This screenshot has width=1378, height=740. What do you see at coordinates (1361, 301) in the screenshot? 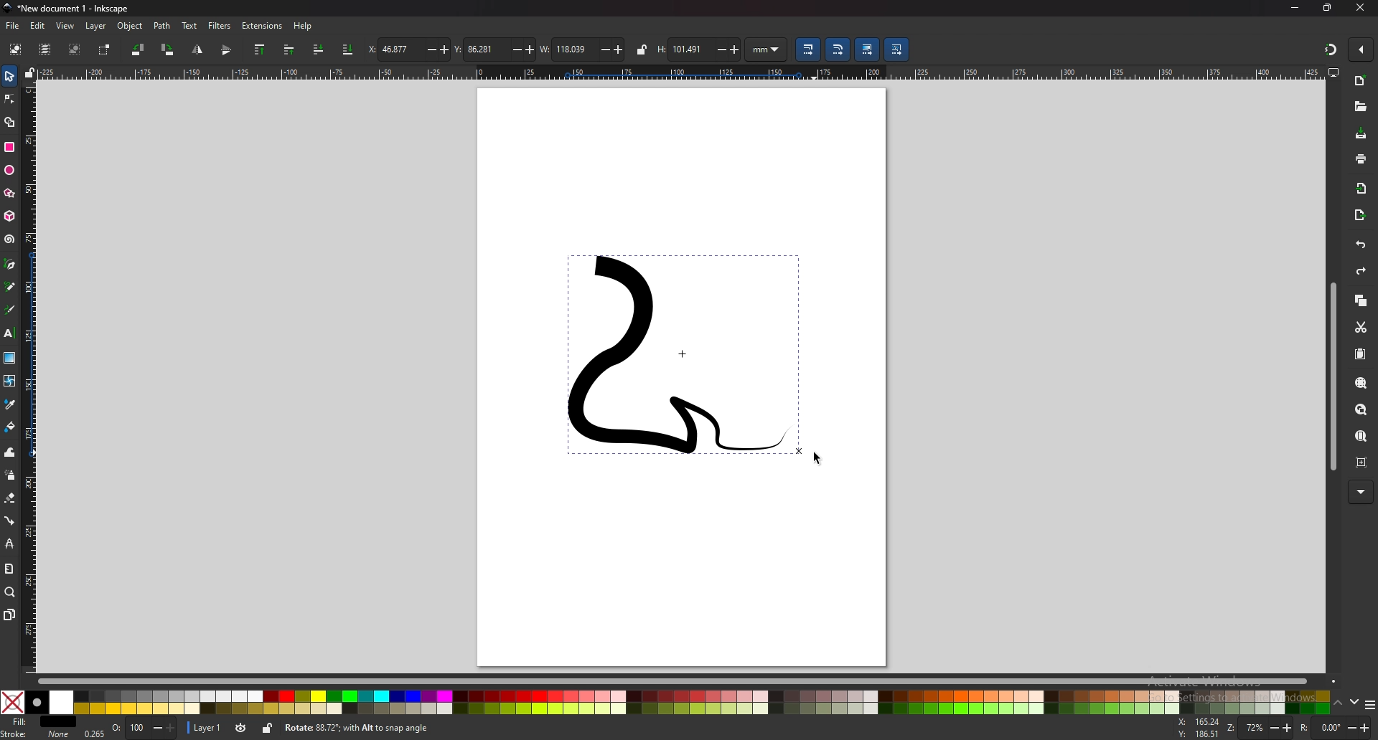
I see `copy` at bounding box center [1361, 301].